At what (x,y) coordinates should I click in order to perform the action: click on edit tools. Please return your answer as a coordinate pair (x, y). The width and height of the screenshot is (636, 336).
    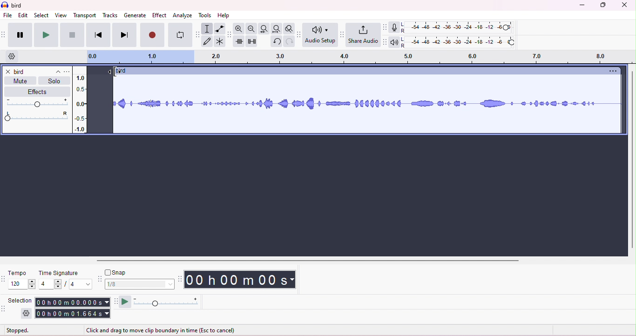
    Looking at the image, I should click on (229, 34).